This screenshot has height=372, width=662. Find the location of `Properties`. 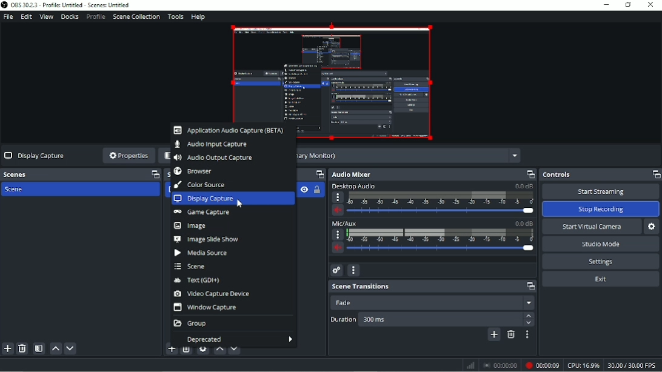

Properties is located at coordinates (128, 156).